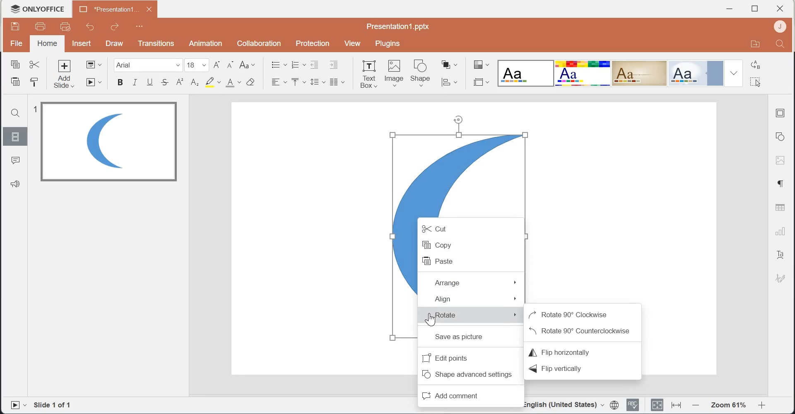  Describe the element at coordinates (481, 83) in the screenshot. I see `Select slide size` at that location.